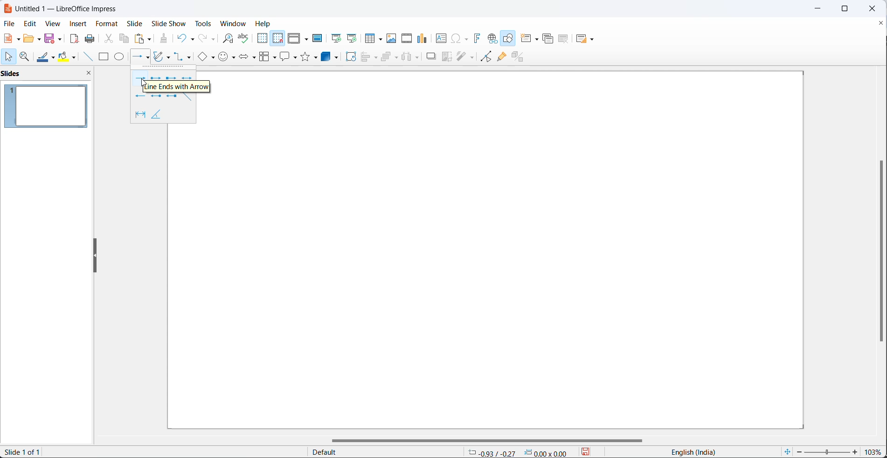 The height and width of the screenshot is (458, 887). I want to click on empty page, so click(192, 276).